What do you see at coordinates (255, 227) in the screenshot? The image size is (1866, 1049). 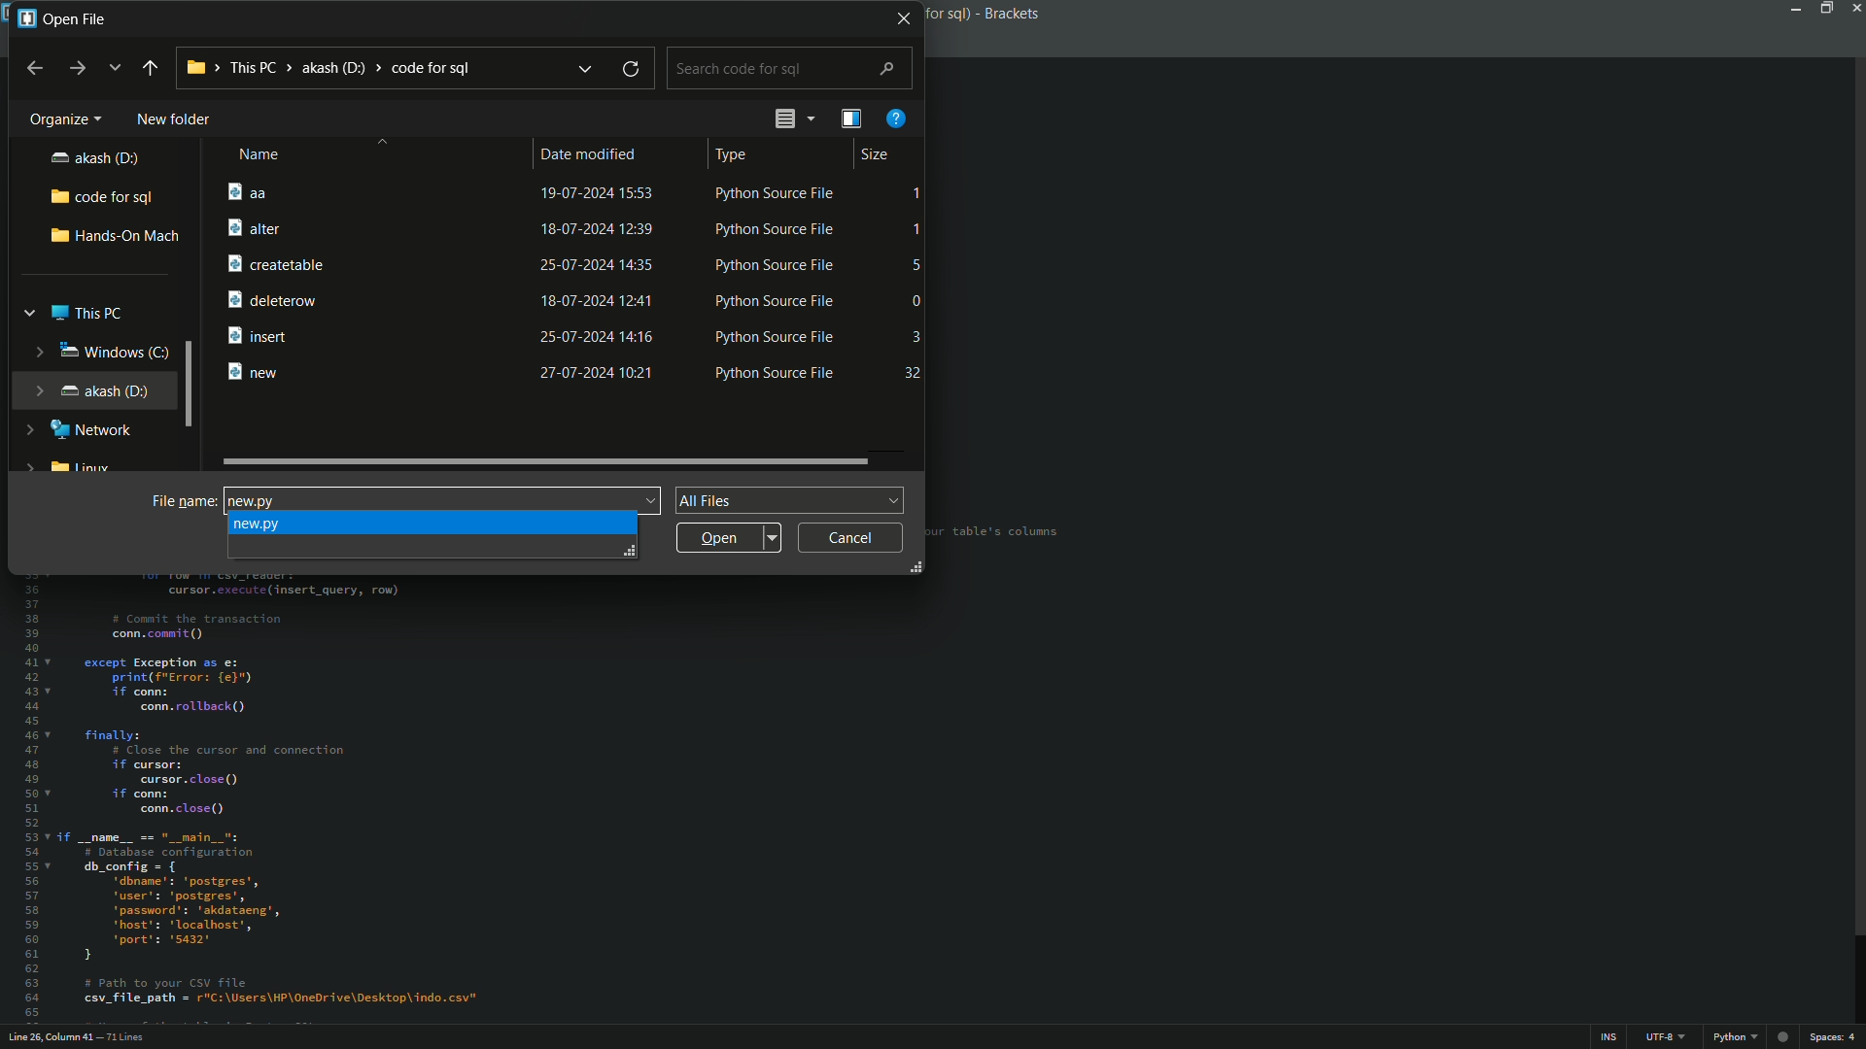 I see `alter` at bounding box center [255, 227].